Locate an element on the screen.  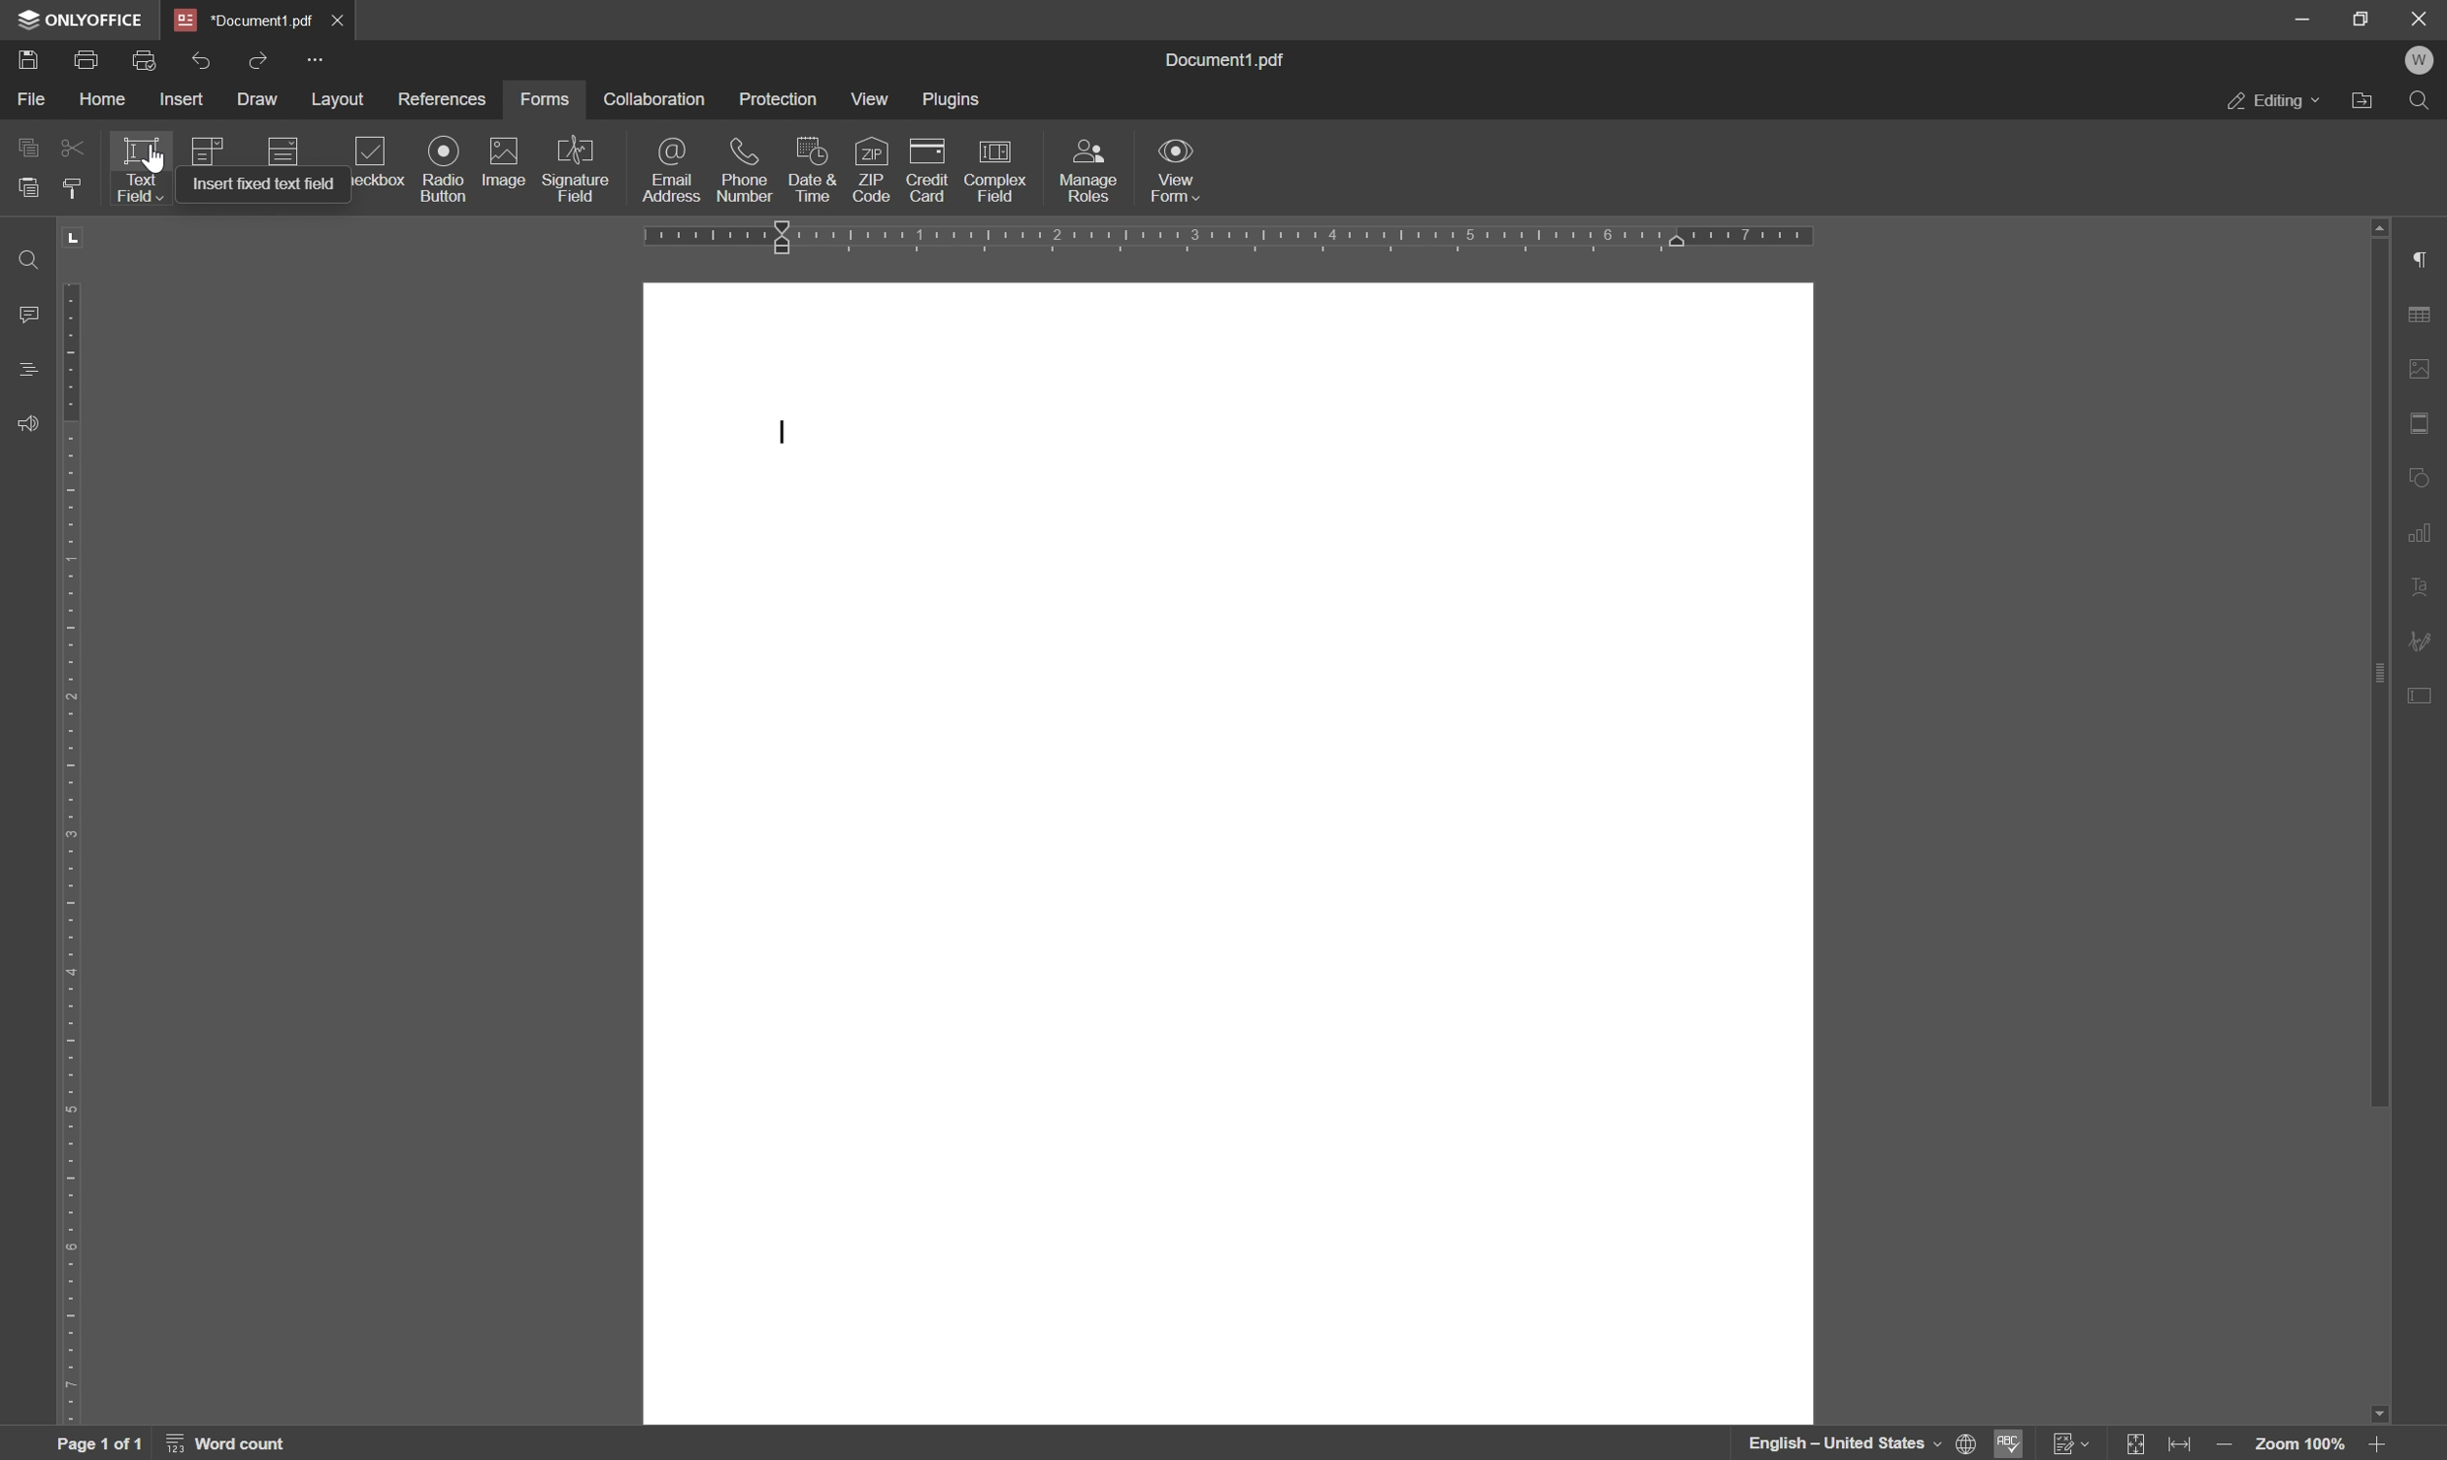
form settings is located at coordinates (2422, 699).